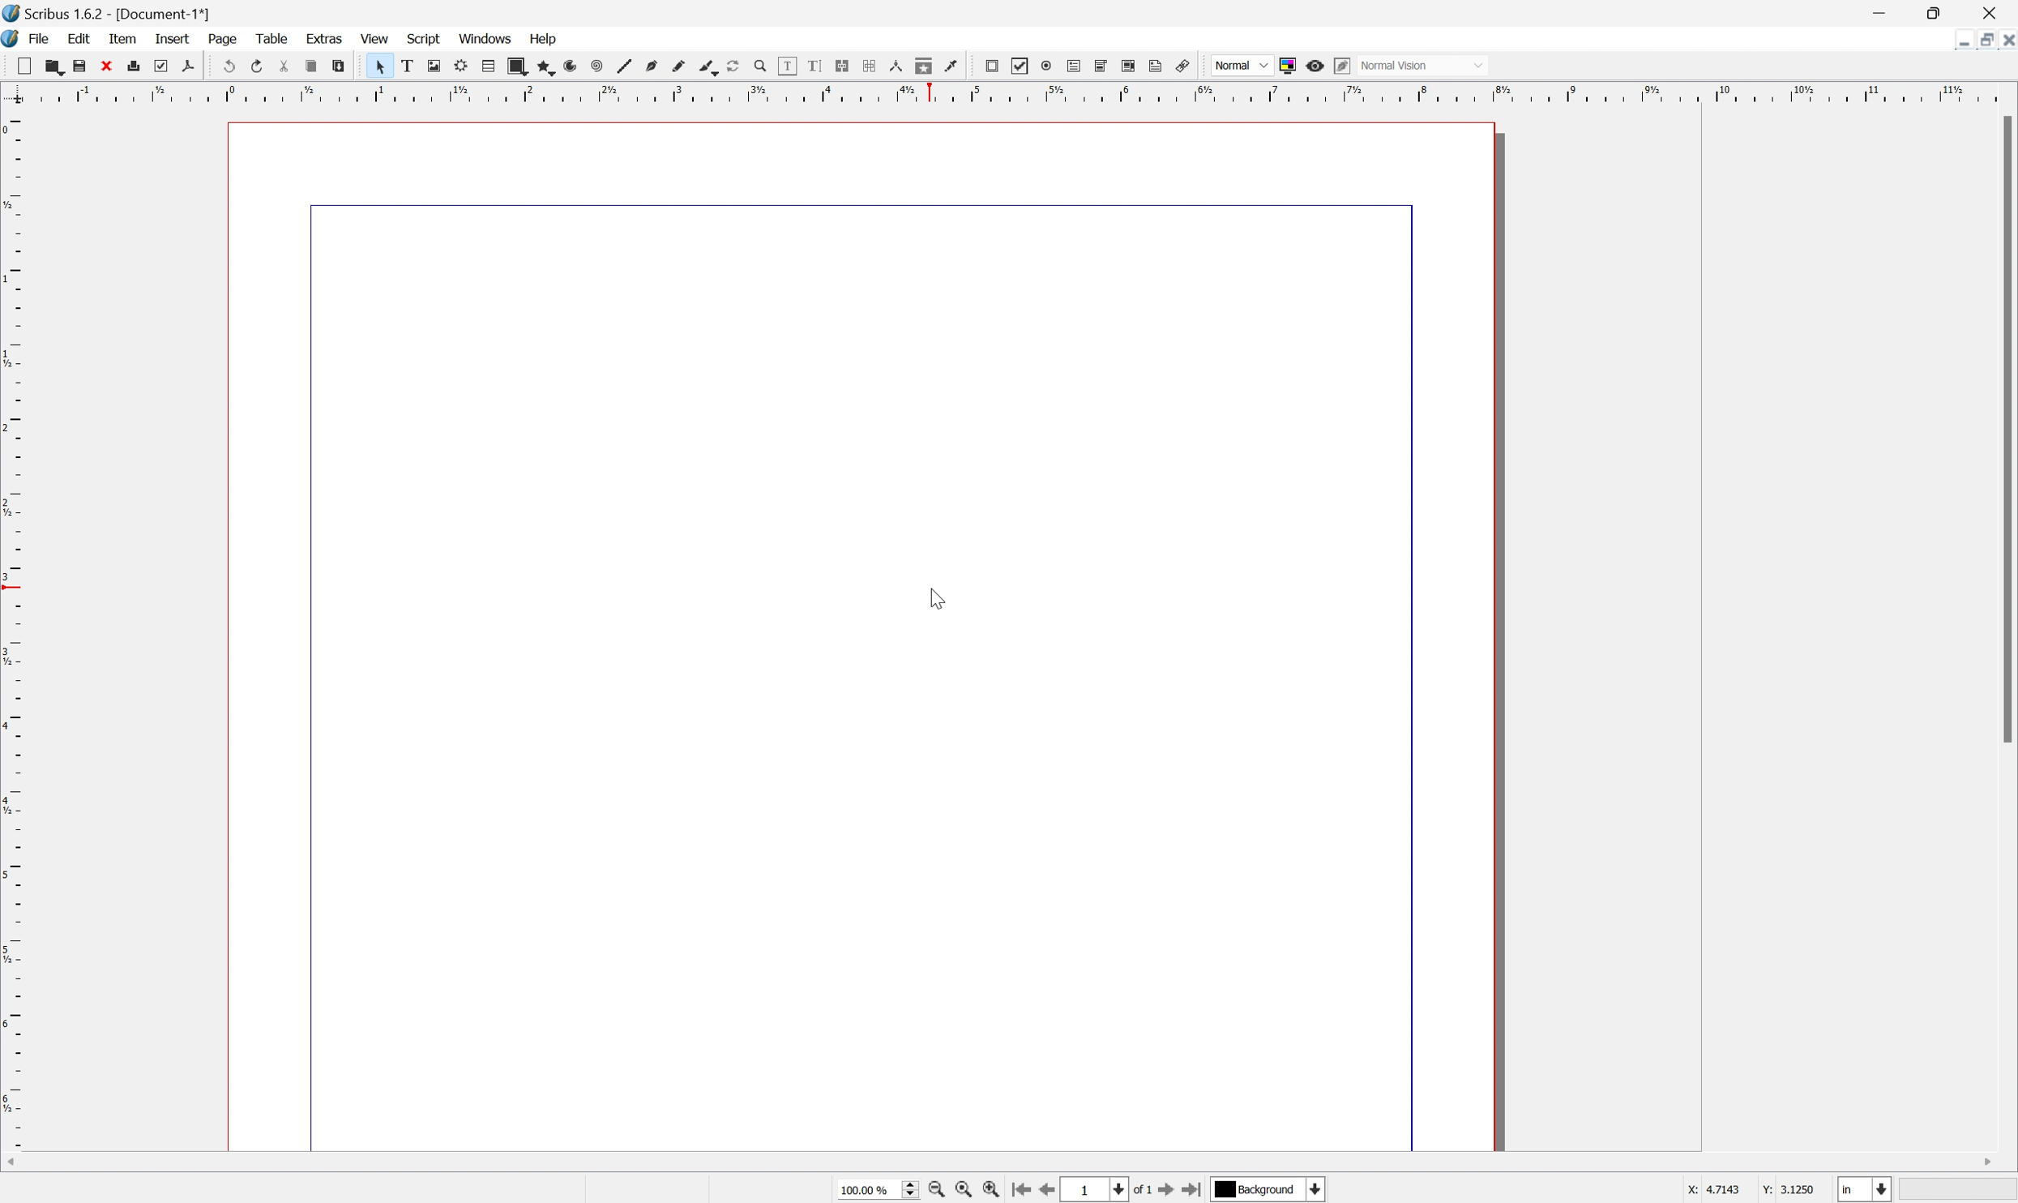 This screenshot has height=1203, width=2018. Describe the element at coordinates (516, 65) in the screenshot. I see `shape` at that location.